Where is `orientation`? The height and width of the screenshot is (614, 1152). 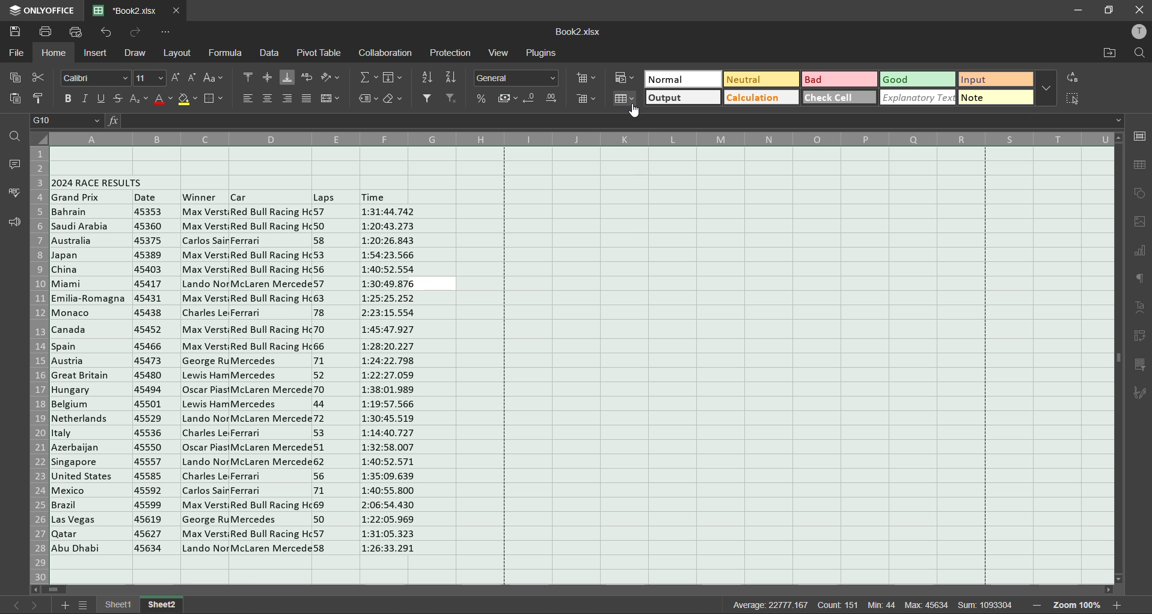 orientation is located at coordinates (330, 78).